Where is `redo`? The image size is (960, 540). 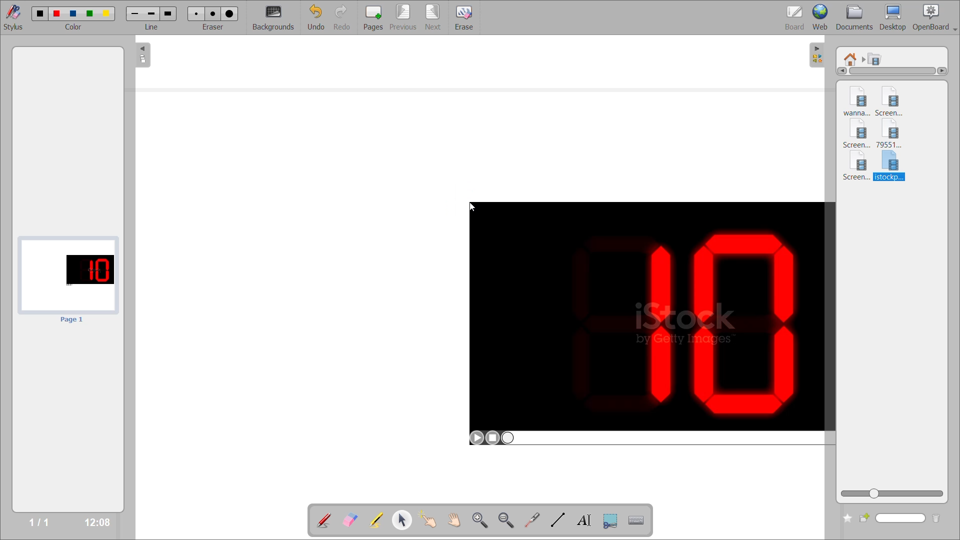
redo is located at coordinates (341, 17).